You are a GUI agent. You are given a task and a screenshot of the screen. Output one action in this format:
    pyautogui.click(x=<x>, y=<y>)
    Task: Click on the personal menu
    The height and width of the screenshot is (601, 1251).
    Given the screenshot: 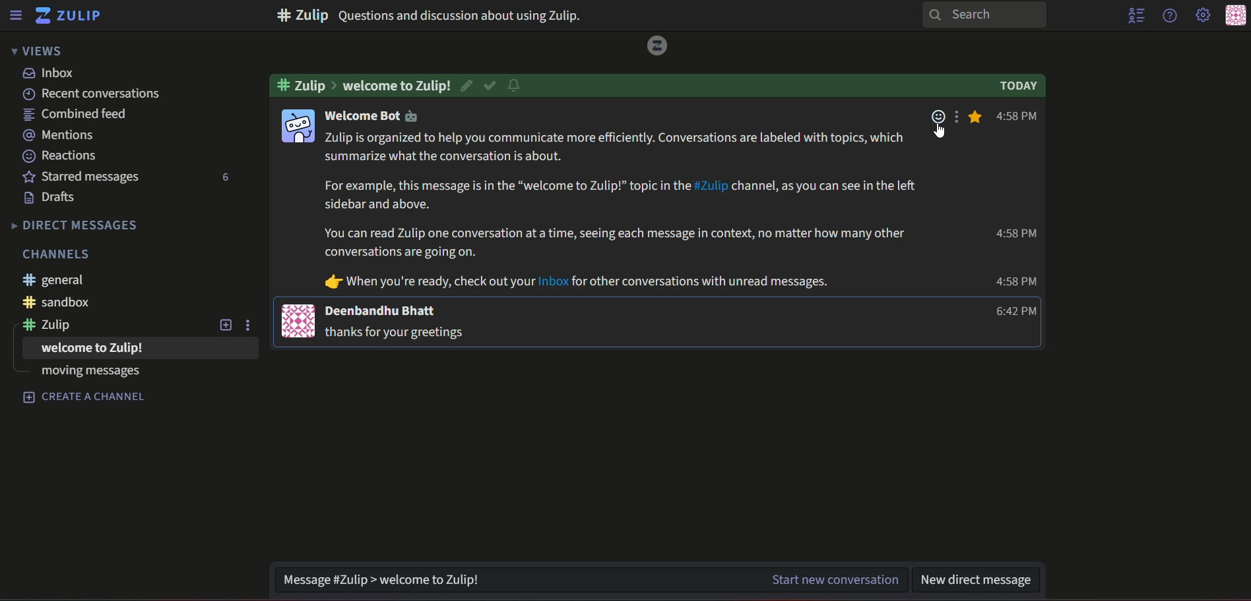 What is the action you would take?
    pyautogui.click(x=1235, y=15)
    